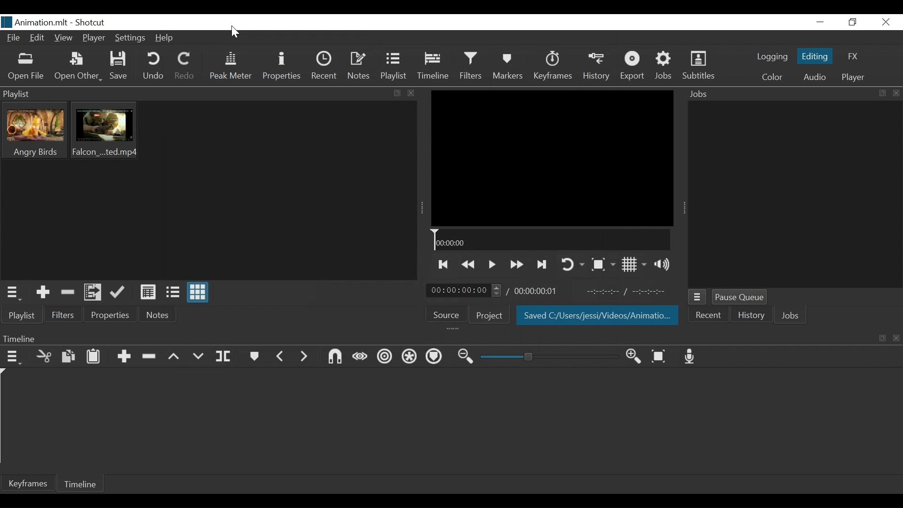 This screenshot has height=508, width=903. I want to click on Shotcut, so click(90, 23).